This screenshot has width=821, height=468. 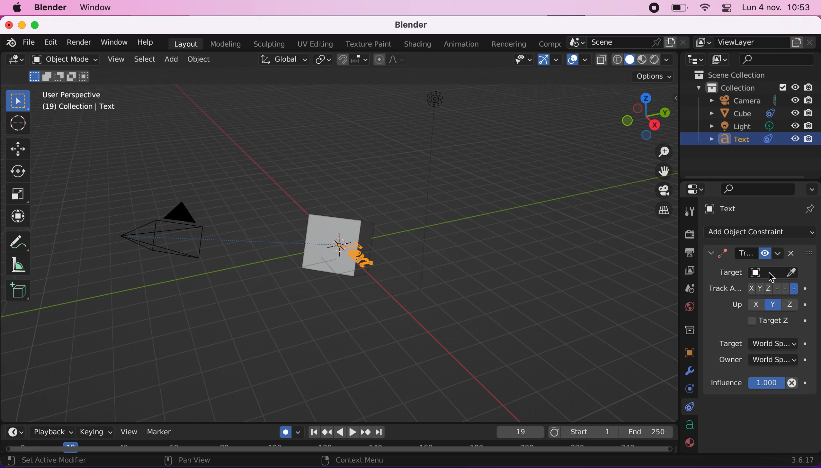 What do you see at coordinates (725, 9) in the screenshot?
I see `panel control` at bounding box center [725, 9].